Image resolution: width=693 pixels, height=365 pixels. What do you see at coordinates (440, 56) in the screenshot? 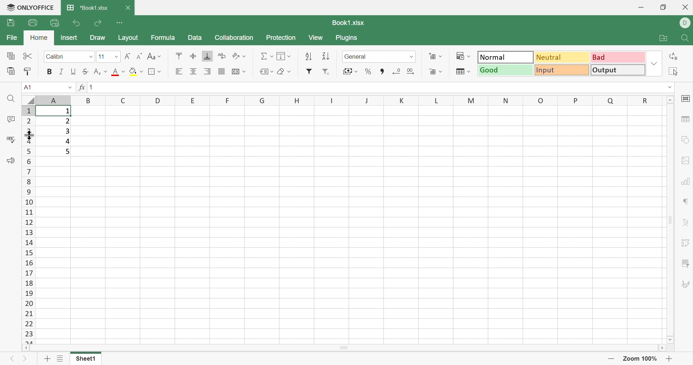
I see `Drop Down` at bounding box center [440, 56].